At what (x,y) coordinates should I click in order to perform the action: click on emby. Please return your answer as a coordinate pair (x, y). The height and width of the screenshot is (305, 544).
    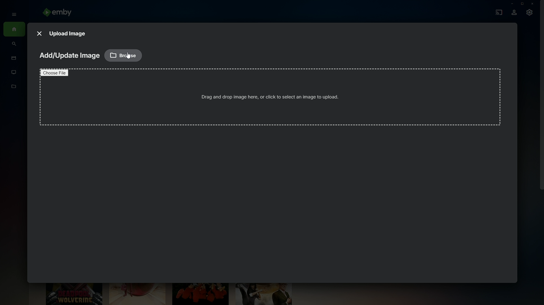
    Looking at the image, I should click on (59, 13).